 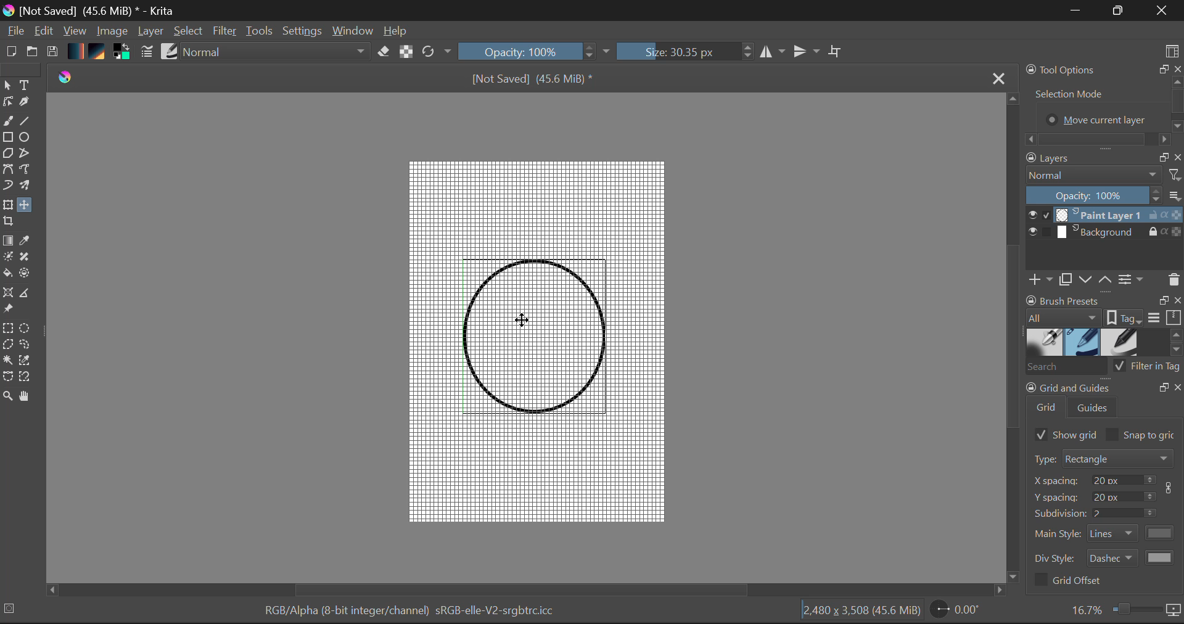 I want to click on Open, so click(x=32, y=52).